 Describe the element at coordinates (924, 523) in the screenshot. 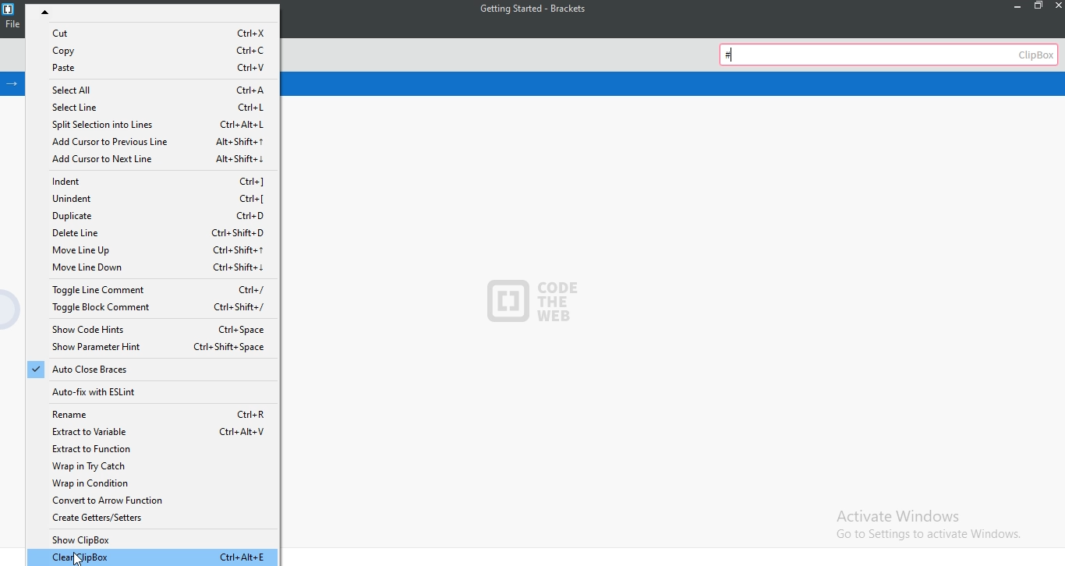

I see `Activate windows. Go to settings to activate windows` at that location.